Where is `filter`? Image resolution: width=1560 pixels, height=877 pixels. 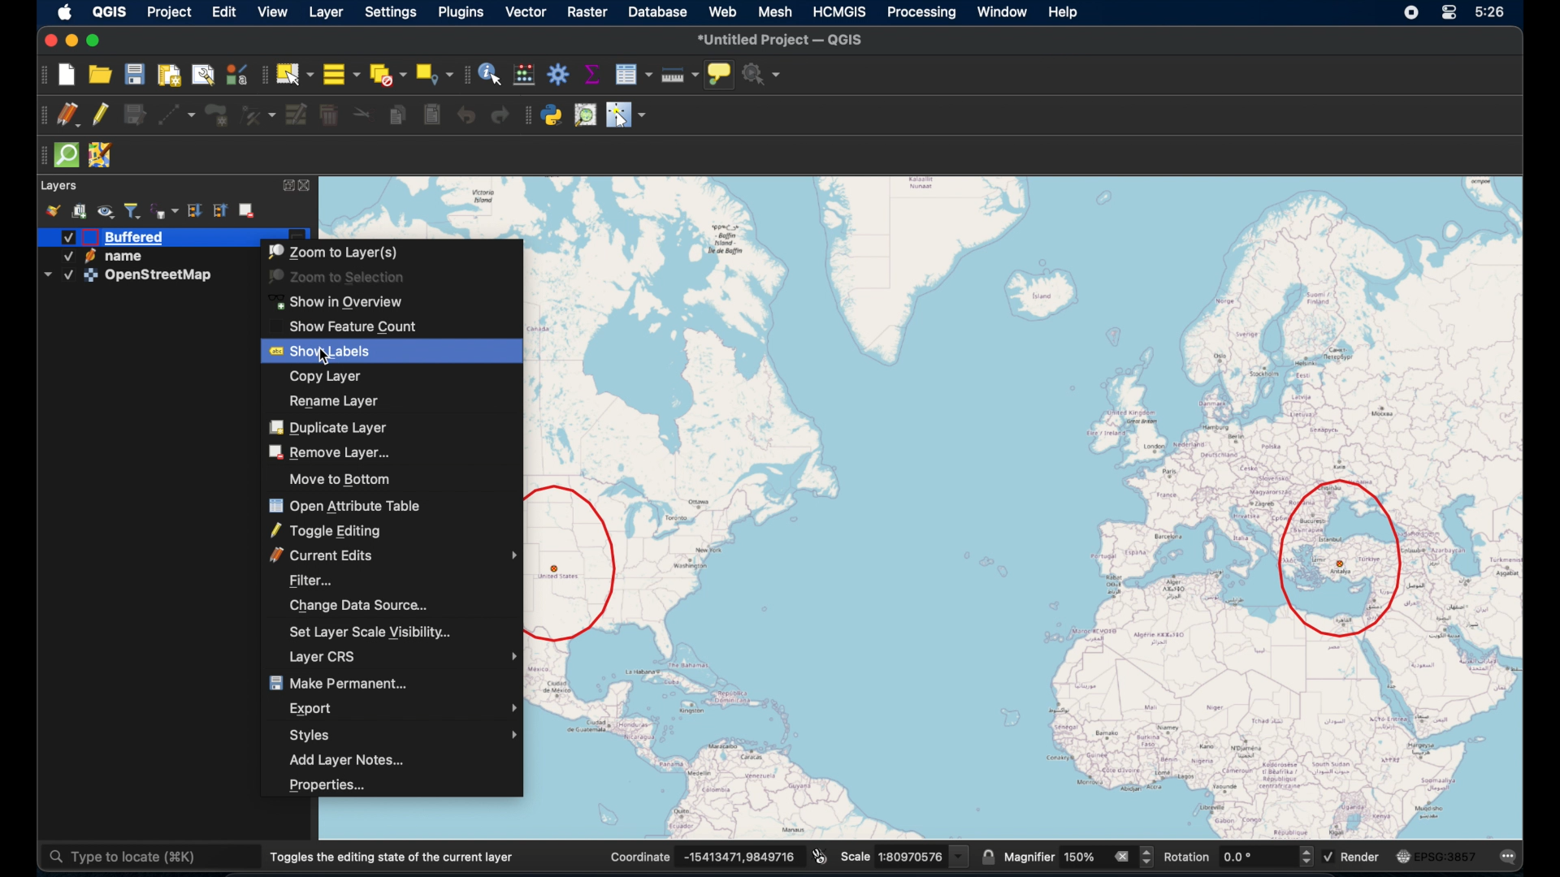
filter is located at coordinates (310, 578).